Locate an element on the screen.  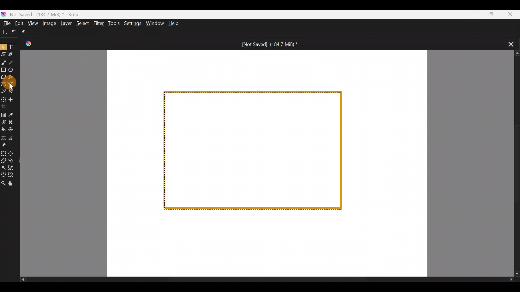
Transform a layer is located at coordinates (3, 100).